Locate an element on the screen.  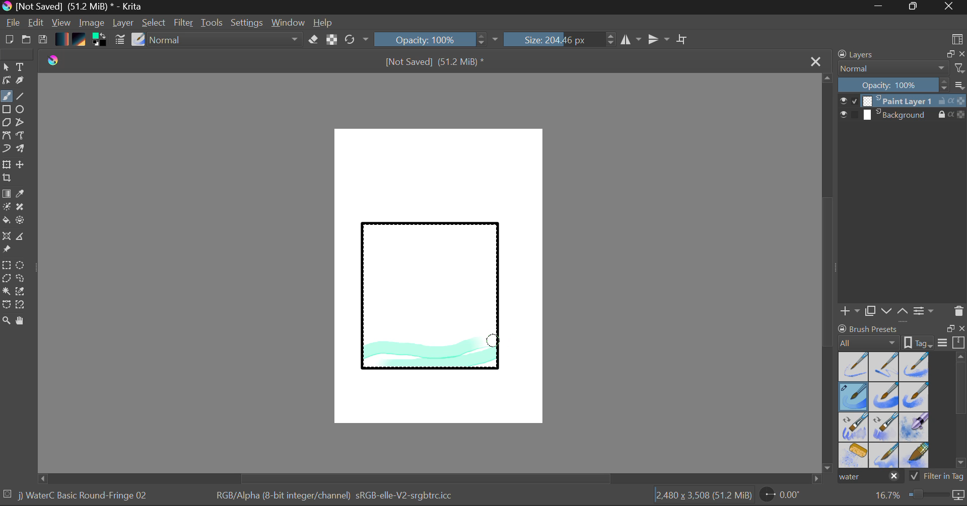
"water" search in brush presets is located at coordinates (869, 478).